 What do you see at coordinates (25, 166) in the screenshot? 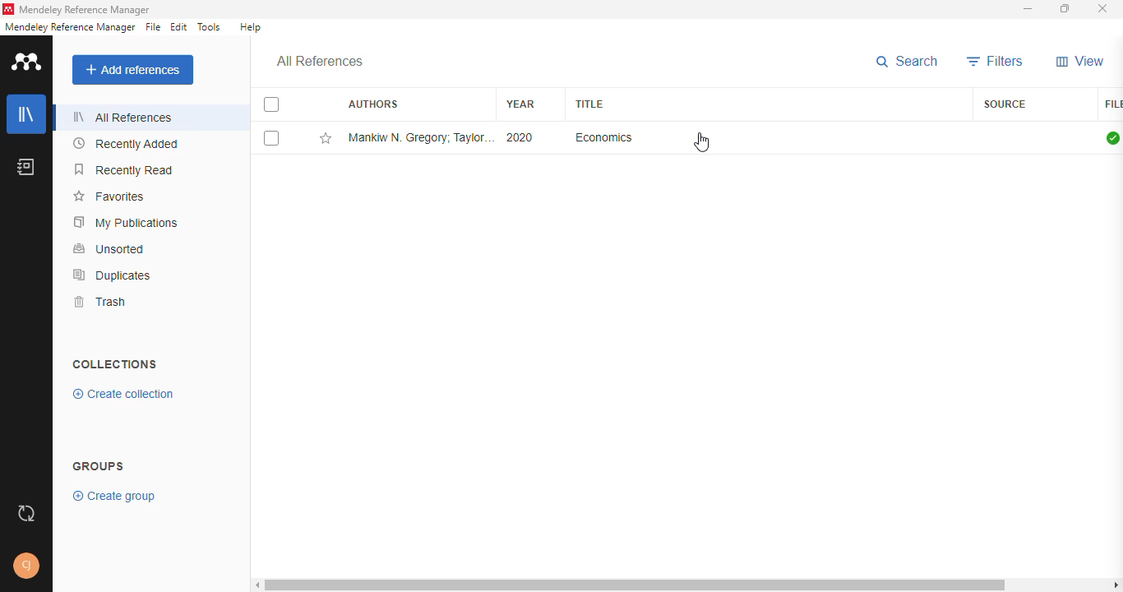
I see `notebook` at bounding box center [25, 166].